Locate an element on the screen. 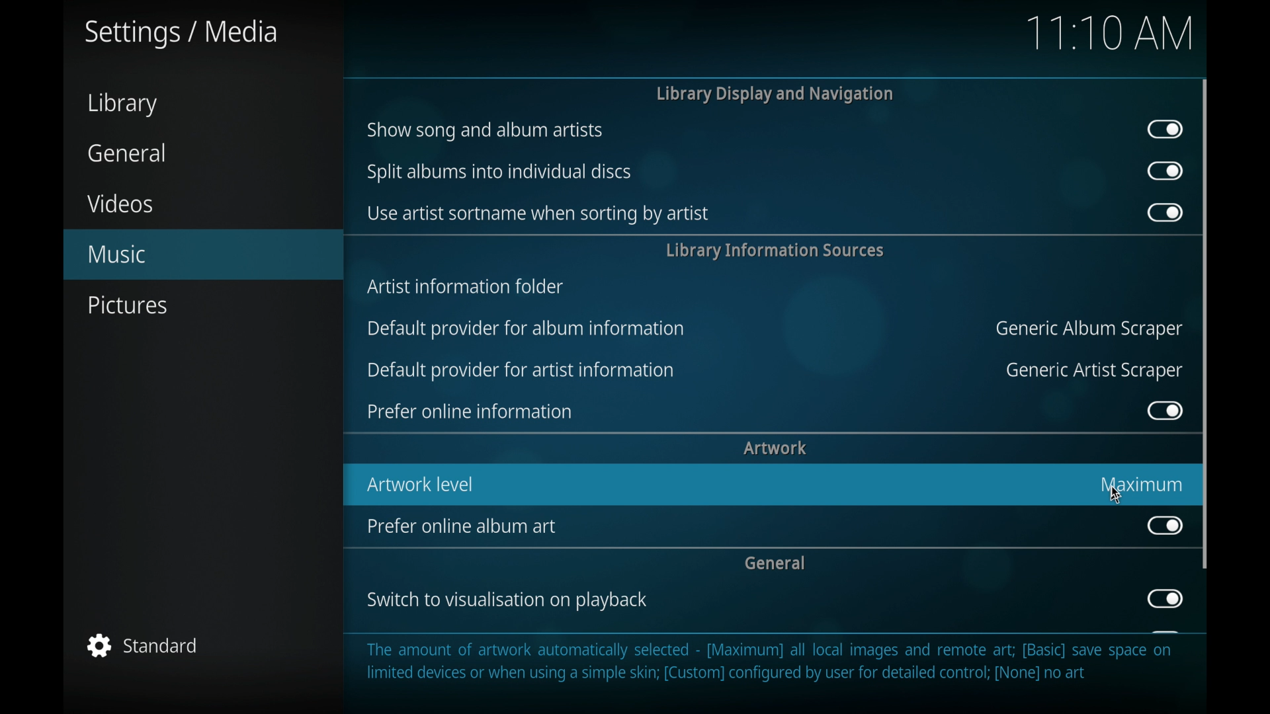  generic album scraper is located at coordinates (1089, 329).